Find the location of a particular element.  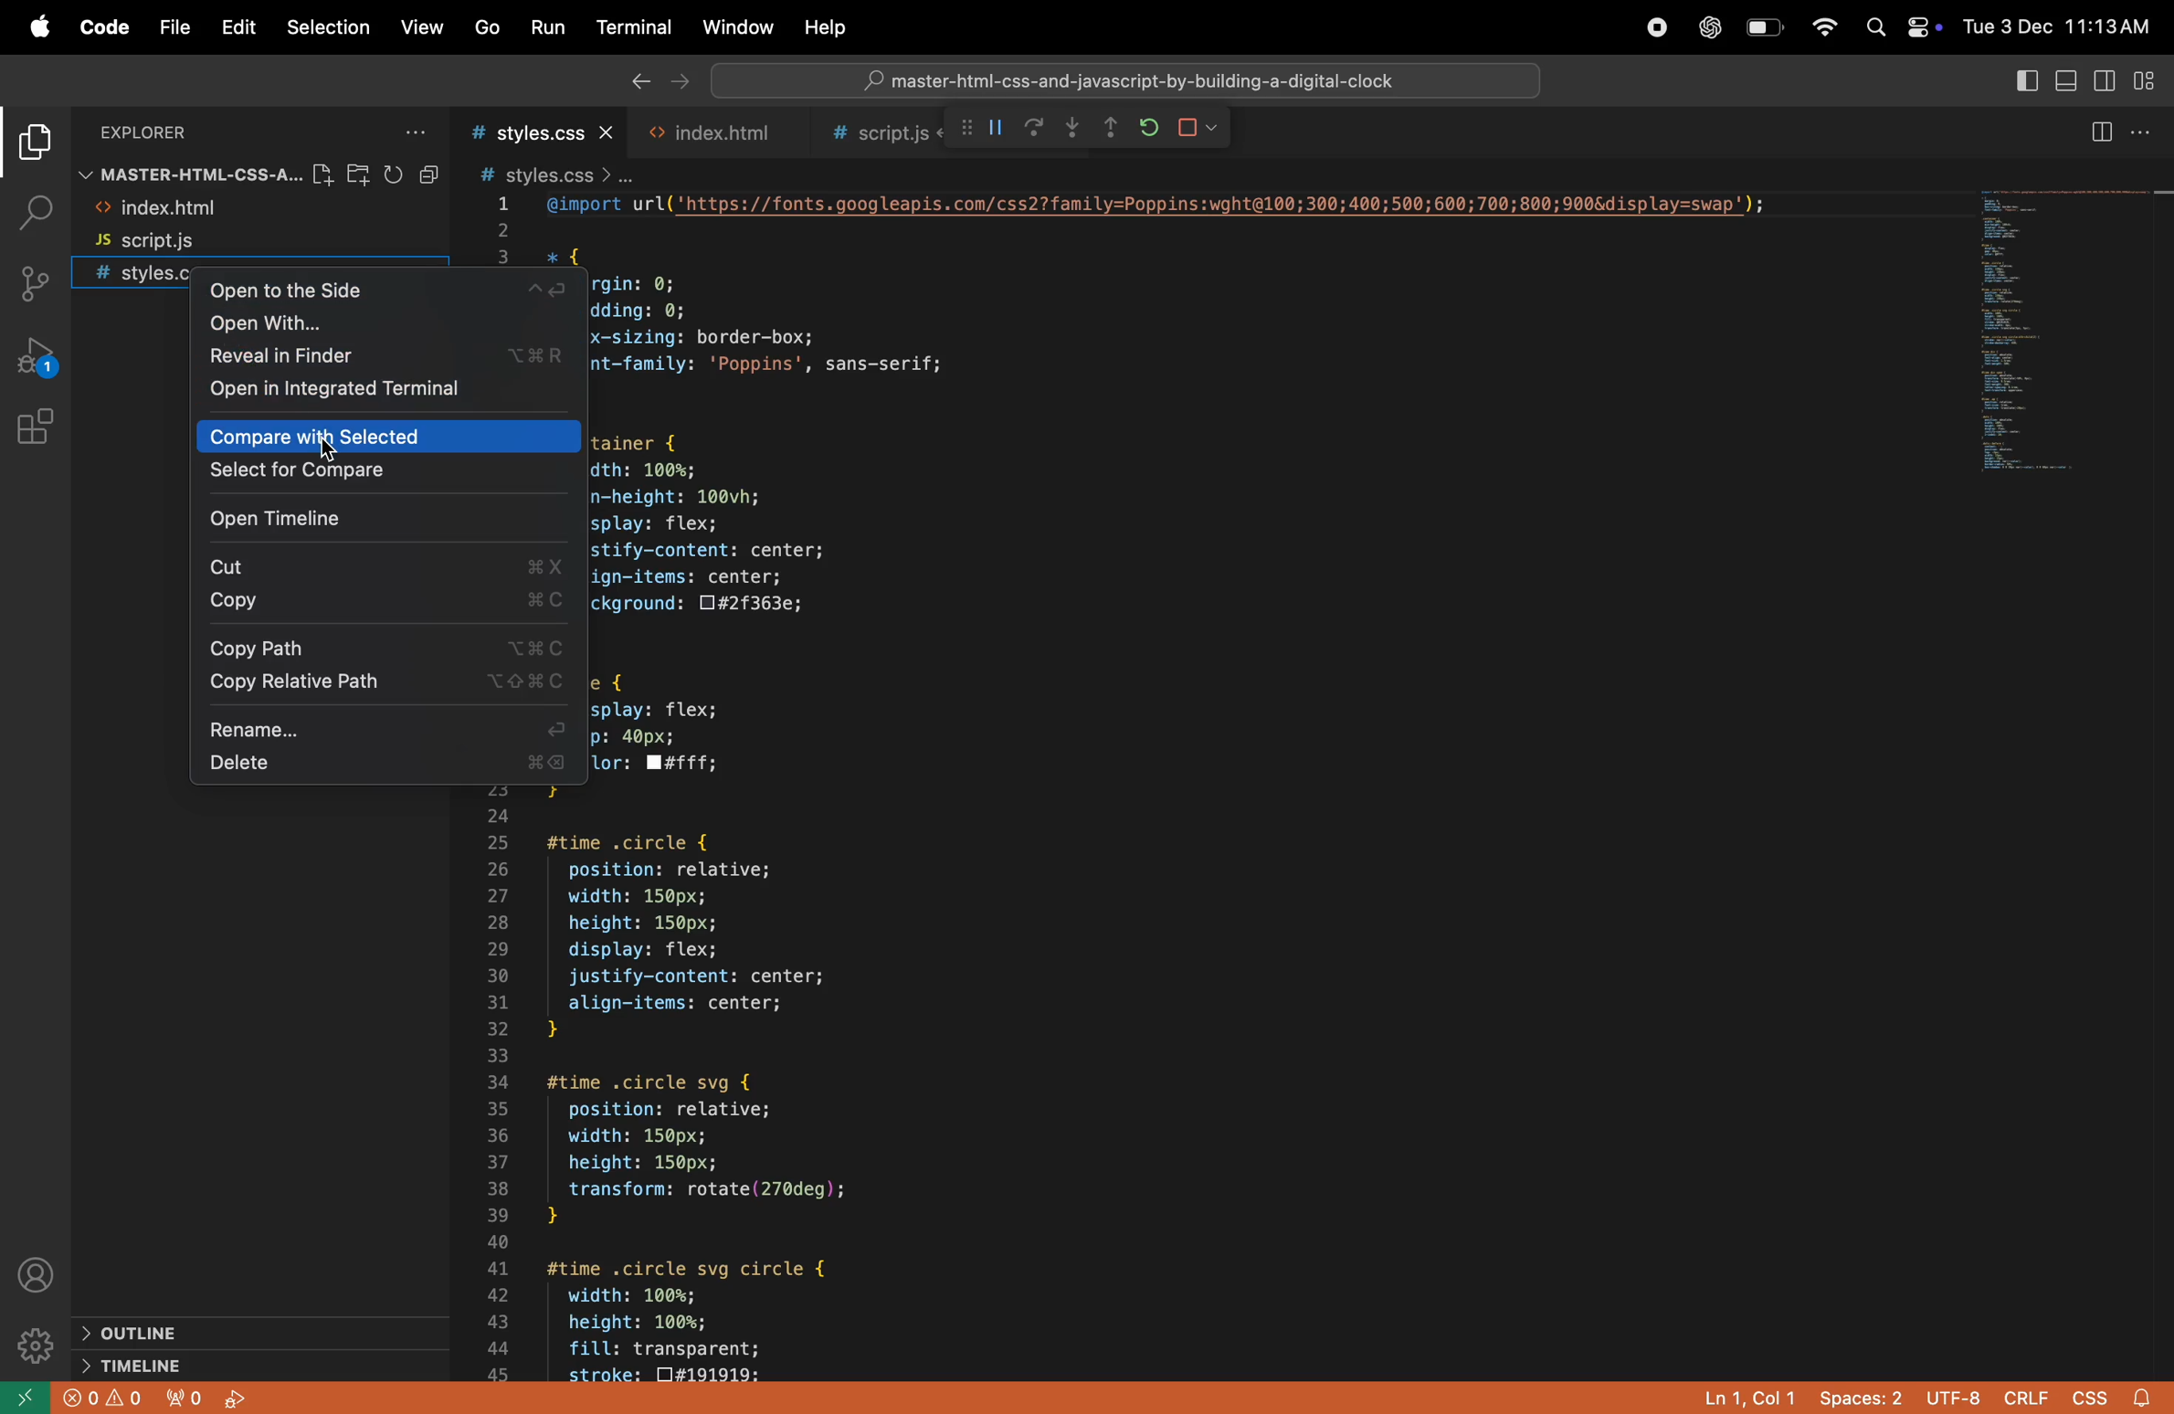

source control is located at coordinates (38, 284).